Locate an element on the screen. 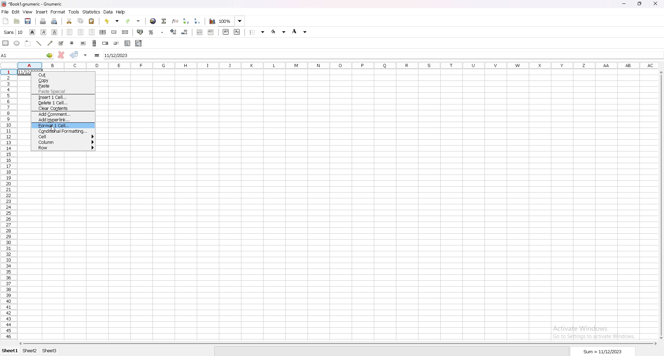 The width and height of the screenshot is (664, 356). add hyperlink is located at coordinates (63, 120).